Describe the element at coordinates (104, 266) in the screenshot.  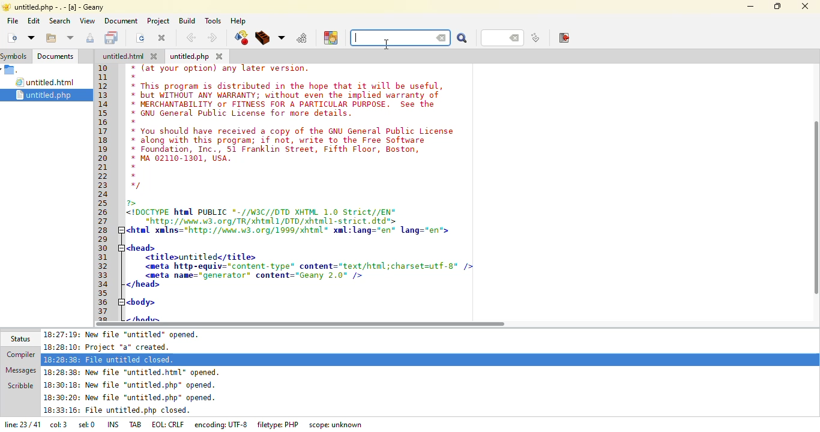
I see `32` at that location.